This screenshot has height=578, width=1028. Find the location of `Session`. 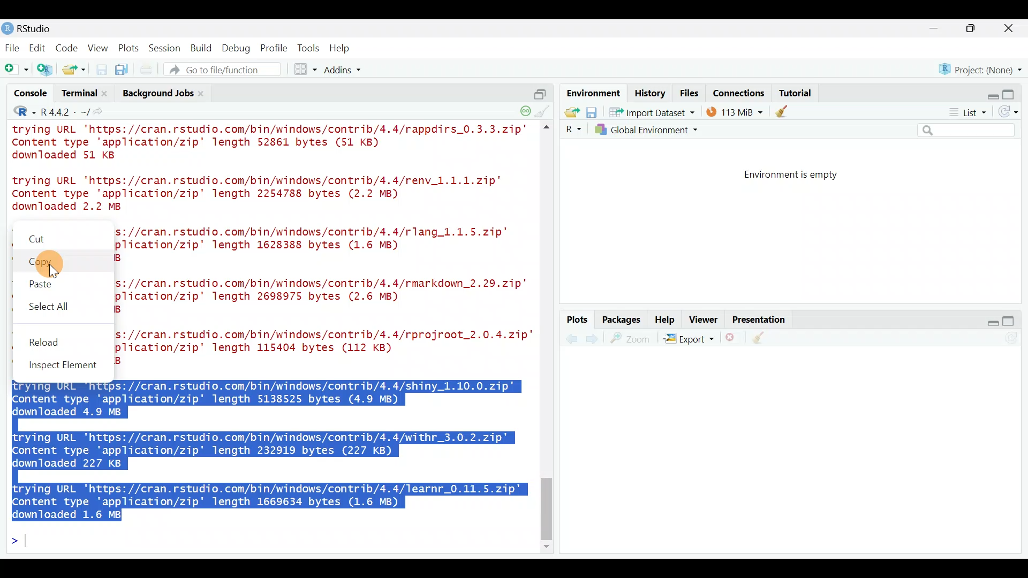

Session is located at coordinates (167, 48).